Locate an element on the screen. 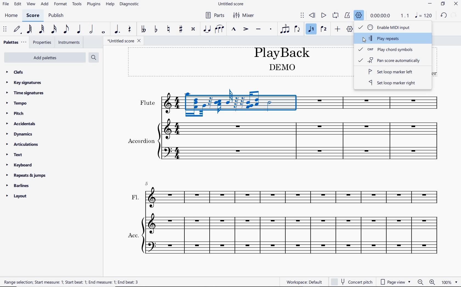 This screenshot has height=287, width=461. whole note is located at coordinates (103, 33).